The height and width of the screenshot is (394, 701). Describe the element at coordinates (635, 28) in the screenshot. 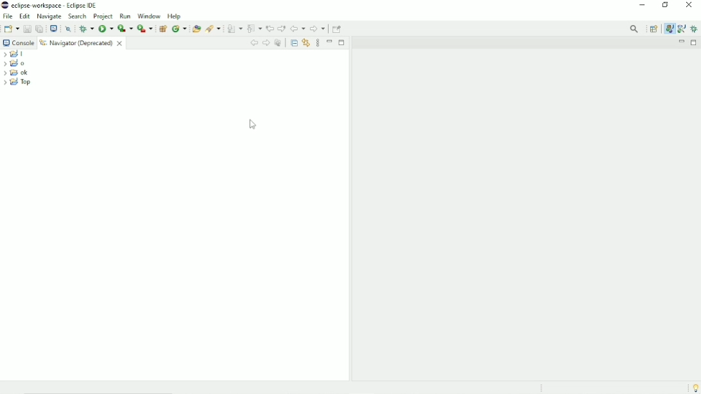

I see `Access commands and other items` at that location.